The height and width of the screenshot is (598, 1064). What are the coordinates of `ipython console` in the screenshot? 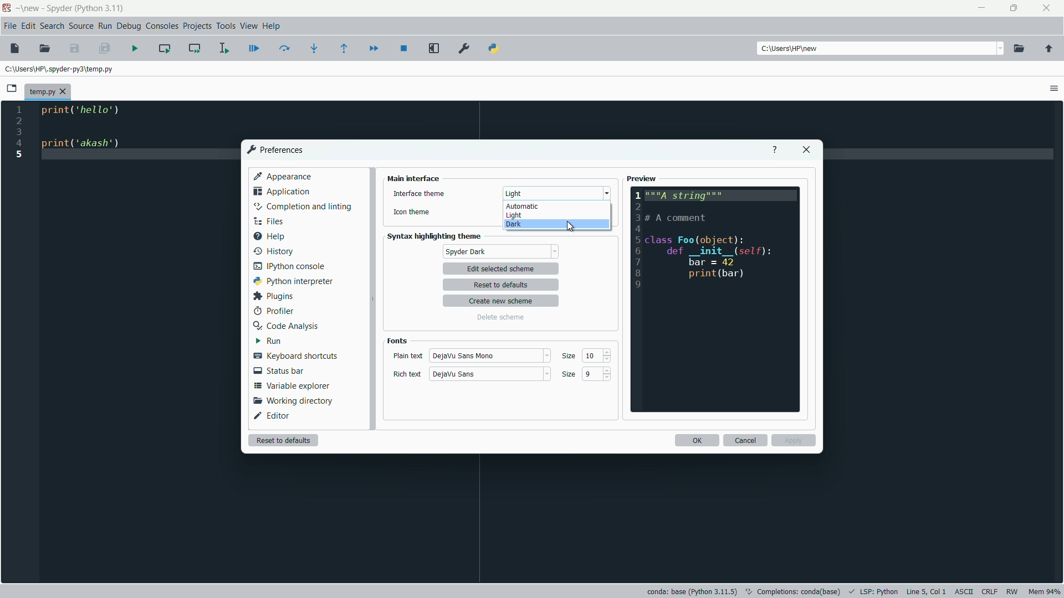 It's located at (289, 265).